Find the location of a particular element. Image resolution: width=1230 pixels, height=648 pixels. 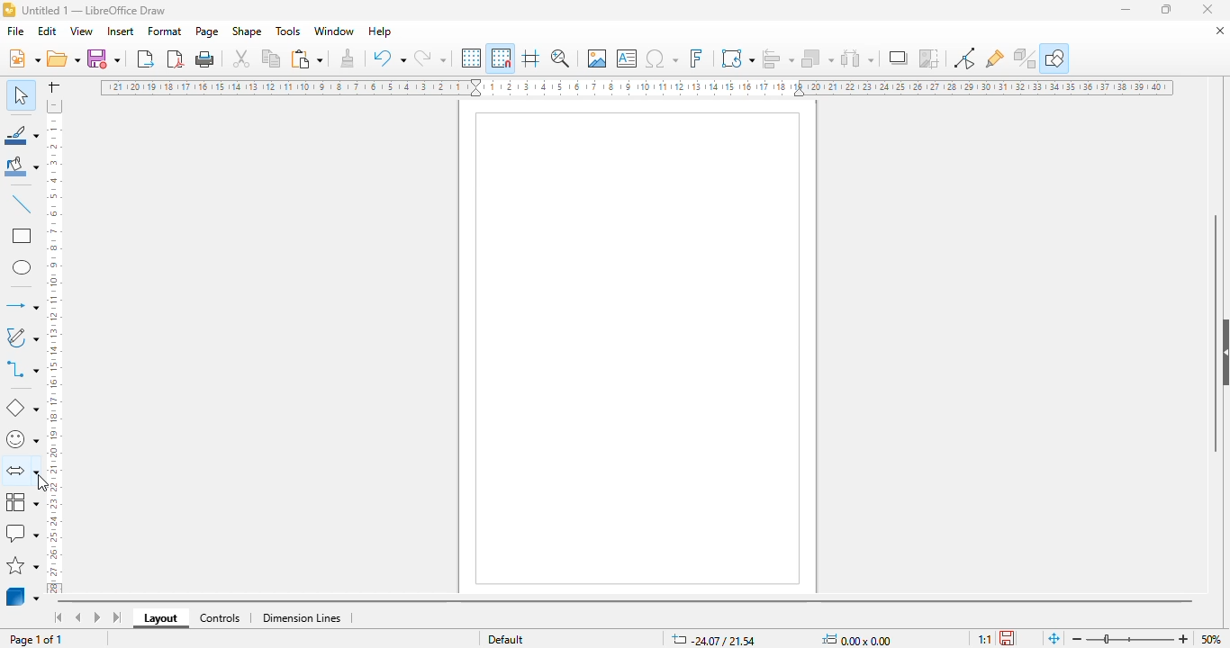

select is located at coordinates (20, 94).